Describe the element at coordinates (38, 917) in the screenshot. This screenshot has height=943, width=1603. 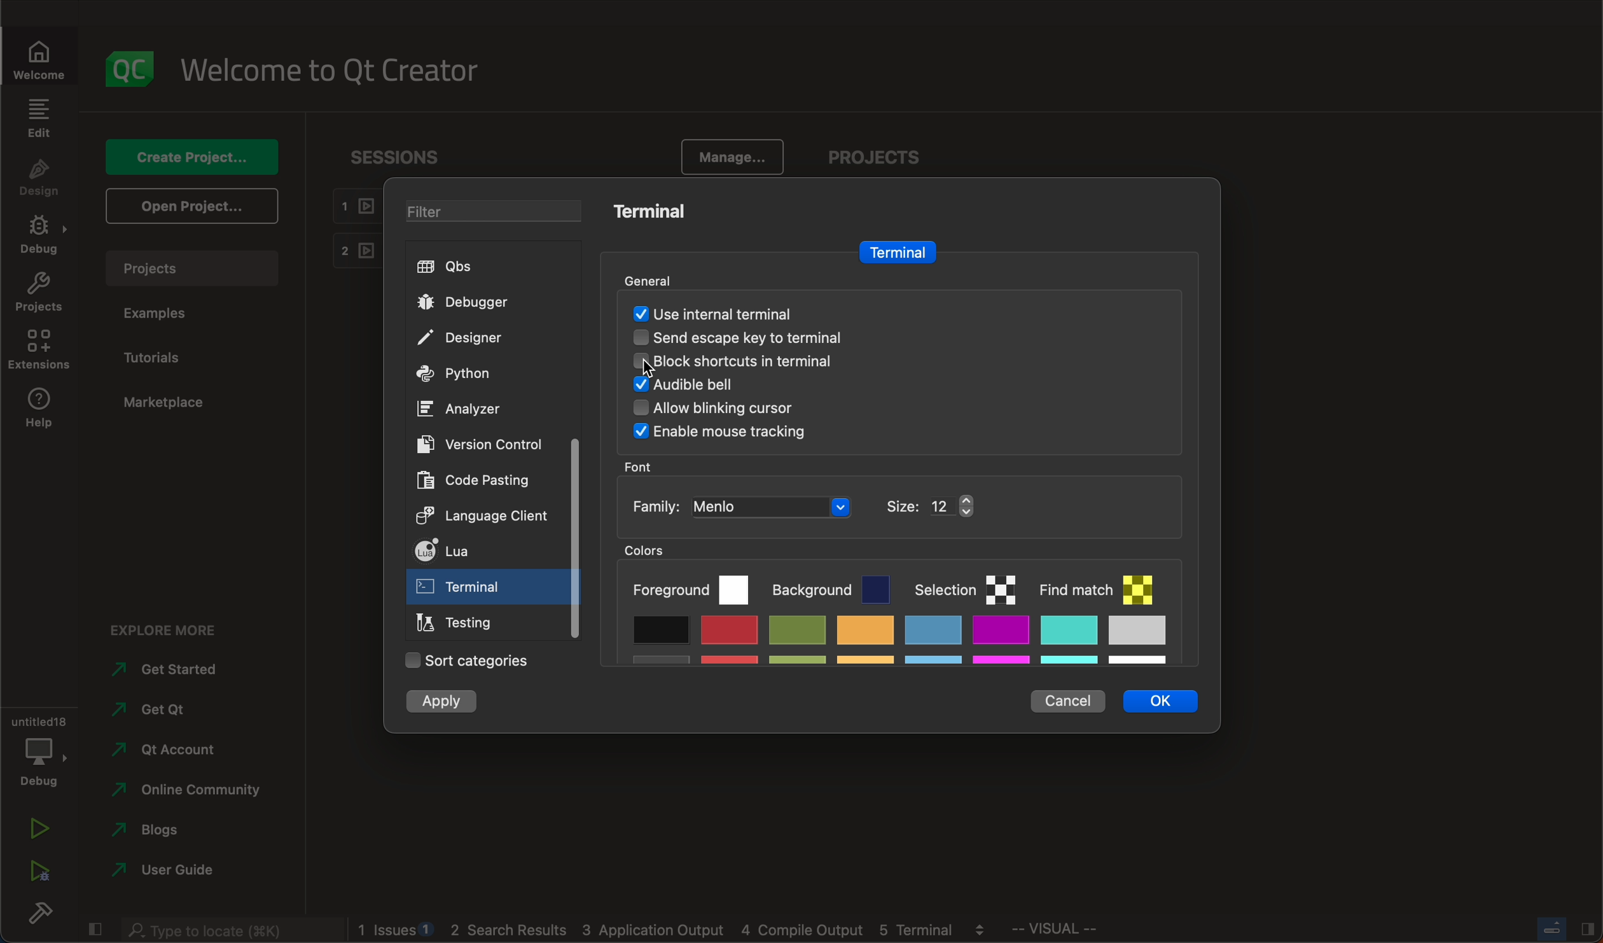
I see `build` at that location.